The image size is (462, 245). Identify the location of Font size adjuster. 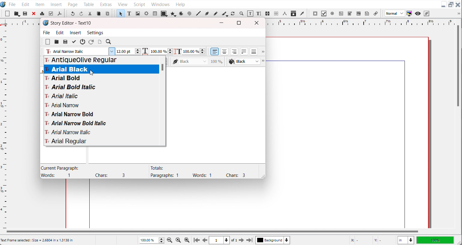
(128, 51).